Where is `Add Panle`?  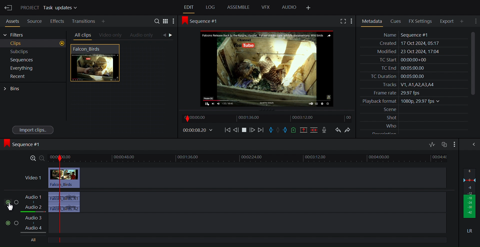
Add Panle is located at coordinates (463, 21).